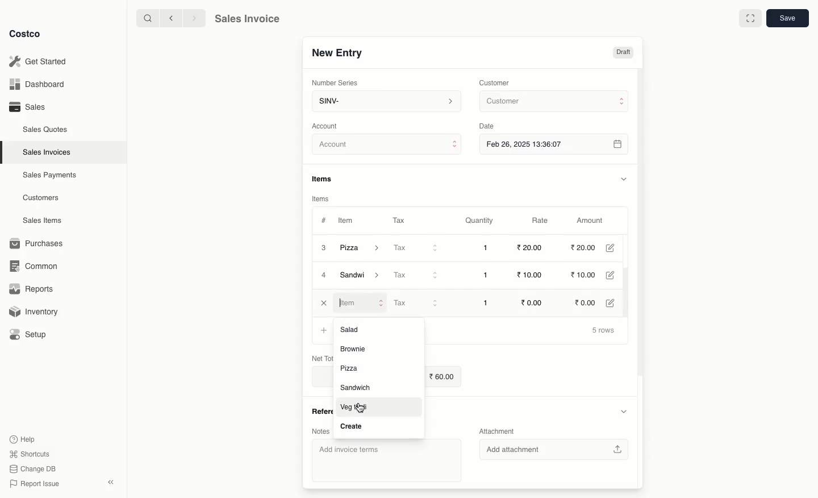 Image resolution: width=818 pixels, height=498 pixels. I want to click on Costco, so click(28, 34).